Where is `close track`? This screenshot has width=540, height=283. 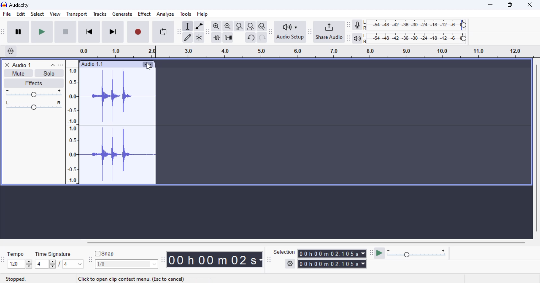 close track is located at coordinates (7, 65).